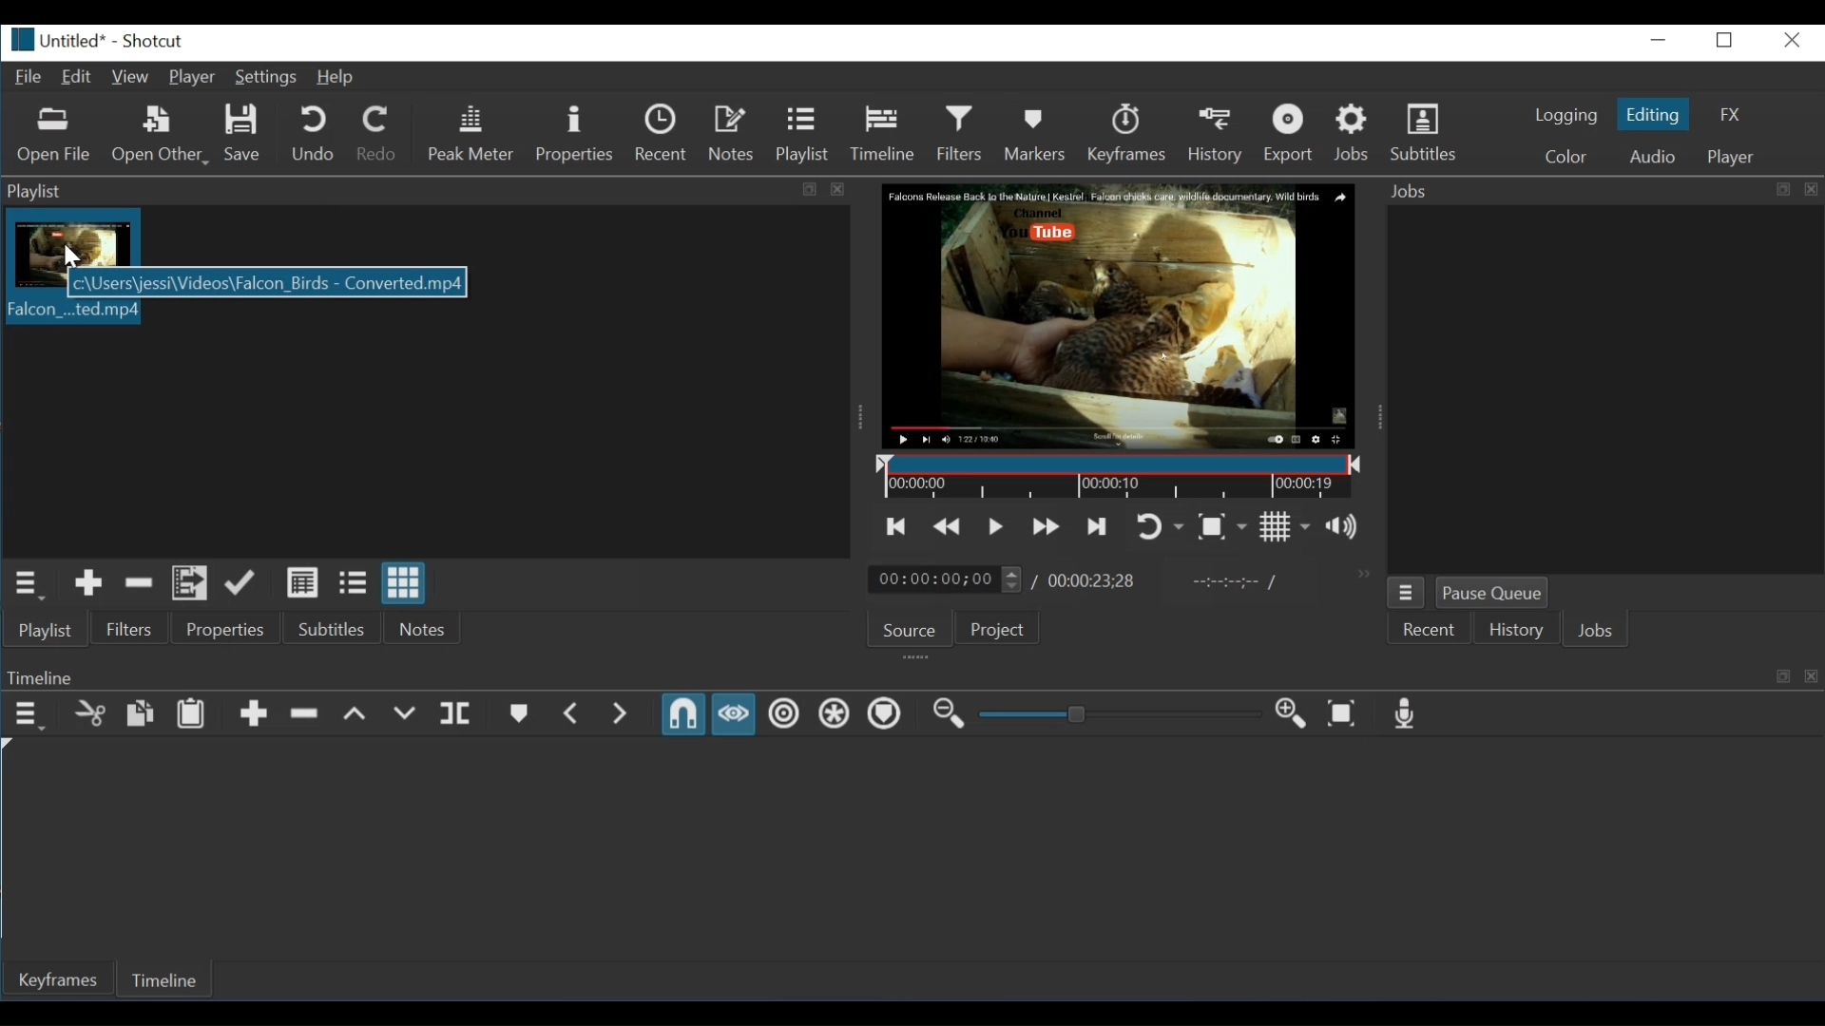 Image resolution: width=1825 pixels, height=1026 pixels. I want to click on Subtitles, so click(1429, 130).